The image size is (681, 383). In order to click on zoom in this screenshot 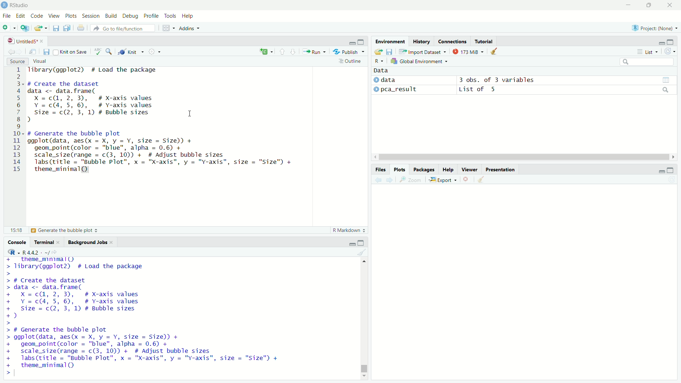, I will do `click(411, 180)`.